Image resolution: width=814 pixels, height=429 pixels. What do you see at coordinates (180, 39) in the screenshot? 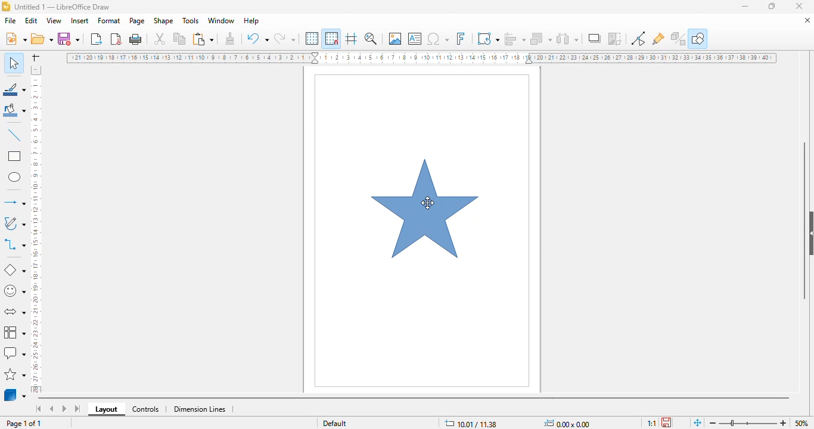
I see `copy` at bounding box center [180, 39].